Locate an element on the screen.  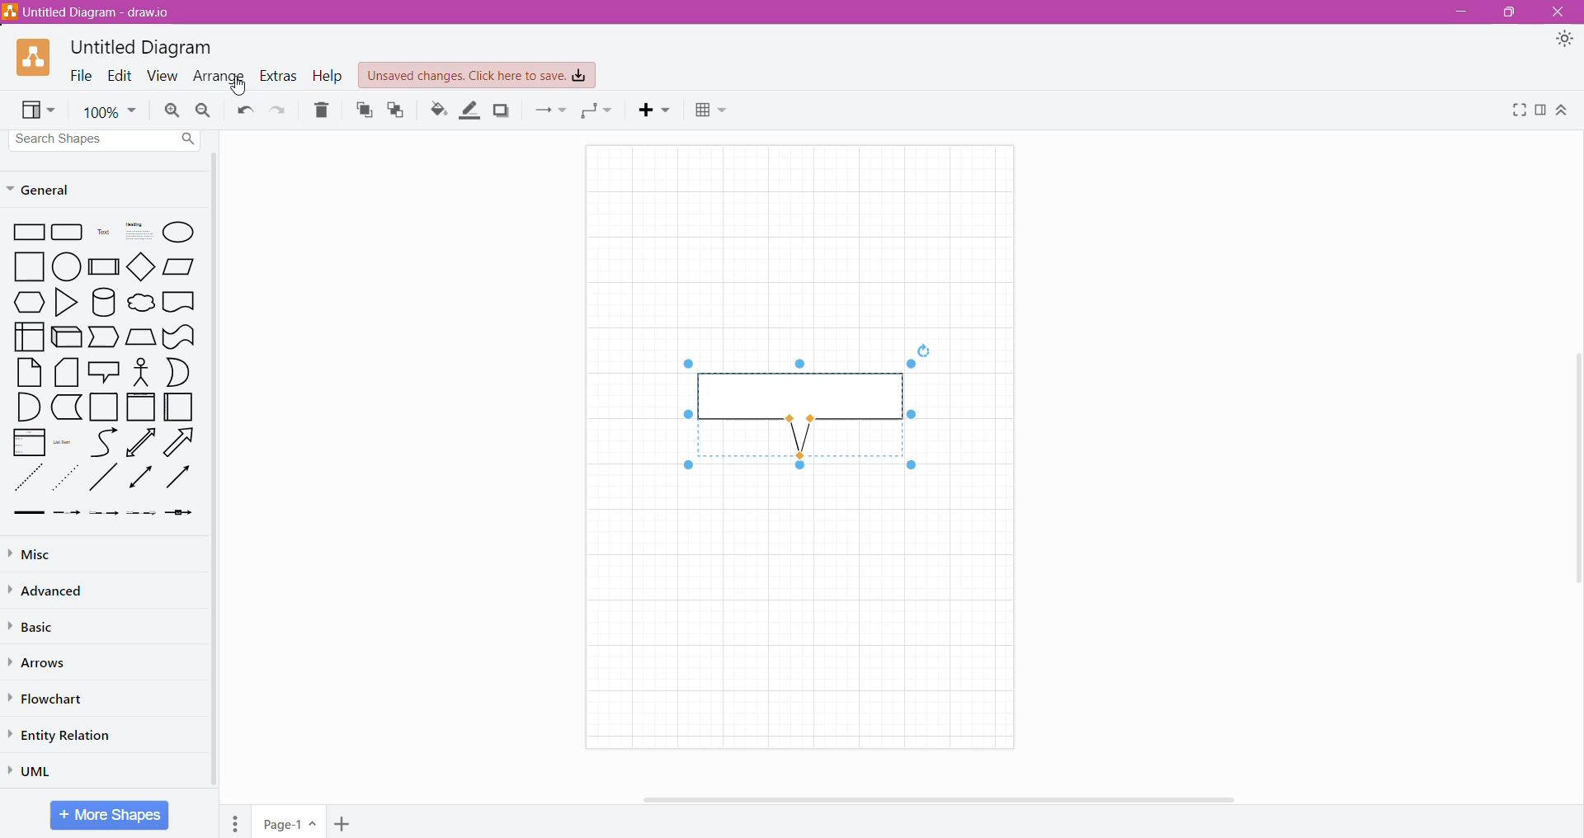
Undo is located at coordinates (245, 111).